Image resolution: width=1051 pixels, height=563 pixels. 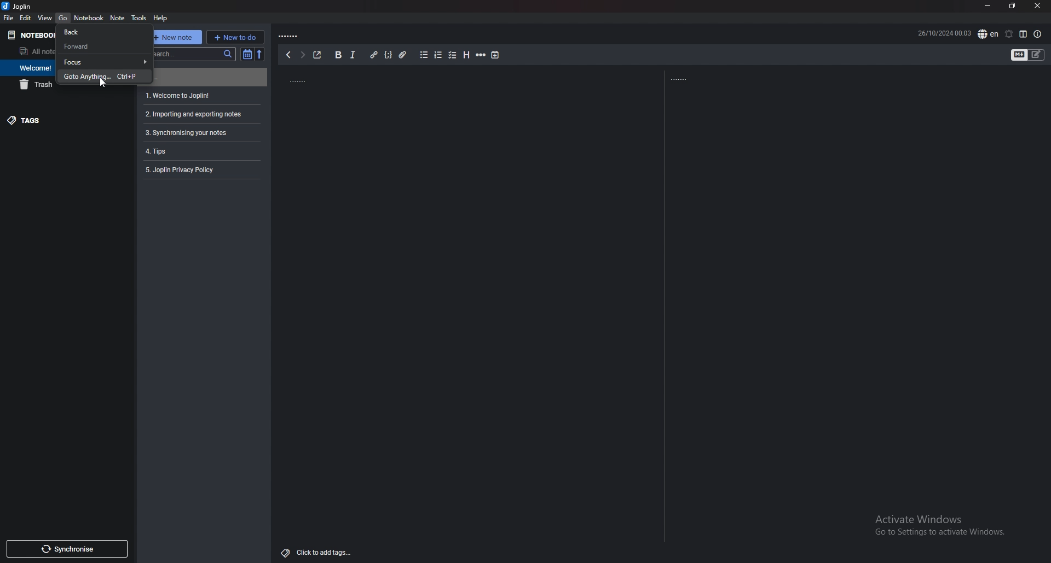 What do you see at coordinates (9, 18) in the screenshot?
I see `file` at bounding box center [9, 18].